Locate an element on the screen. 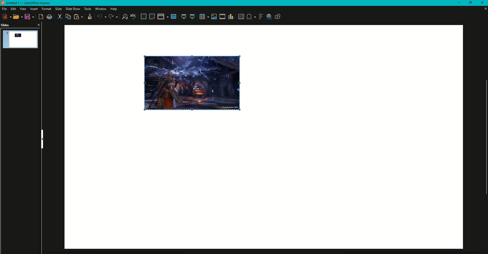  Hyperlink is located at coordinates (269, 17).